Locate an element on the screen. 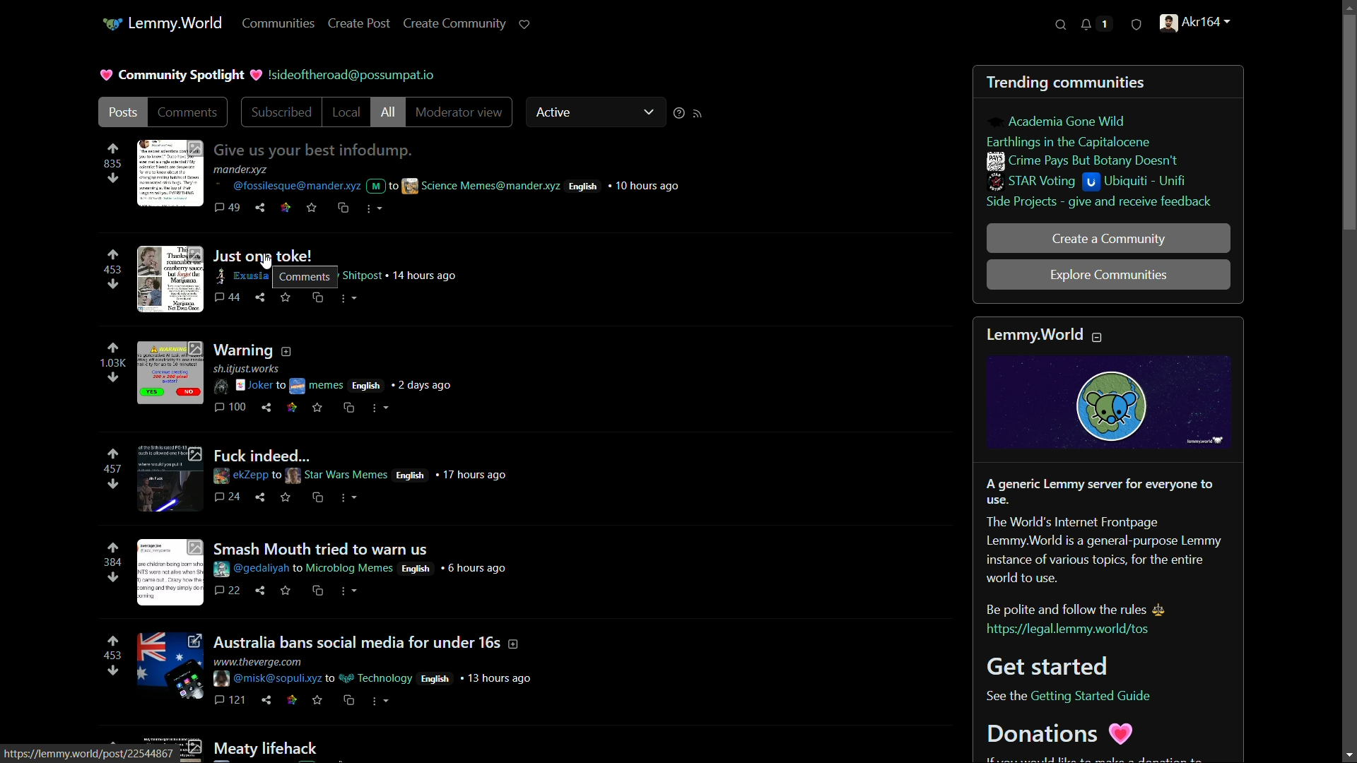 This screenshot has width=1357, height=763. Microblog Memes is located at coordinates (350, 569).